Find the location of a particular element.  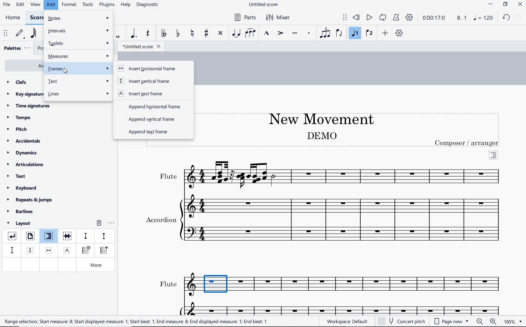

palettes is located at coordinates (16, 49).